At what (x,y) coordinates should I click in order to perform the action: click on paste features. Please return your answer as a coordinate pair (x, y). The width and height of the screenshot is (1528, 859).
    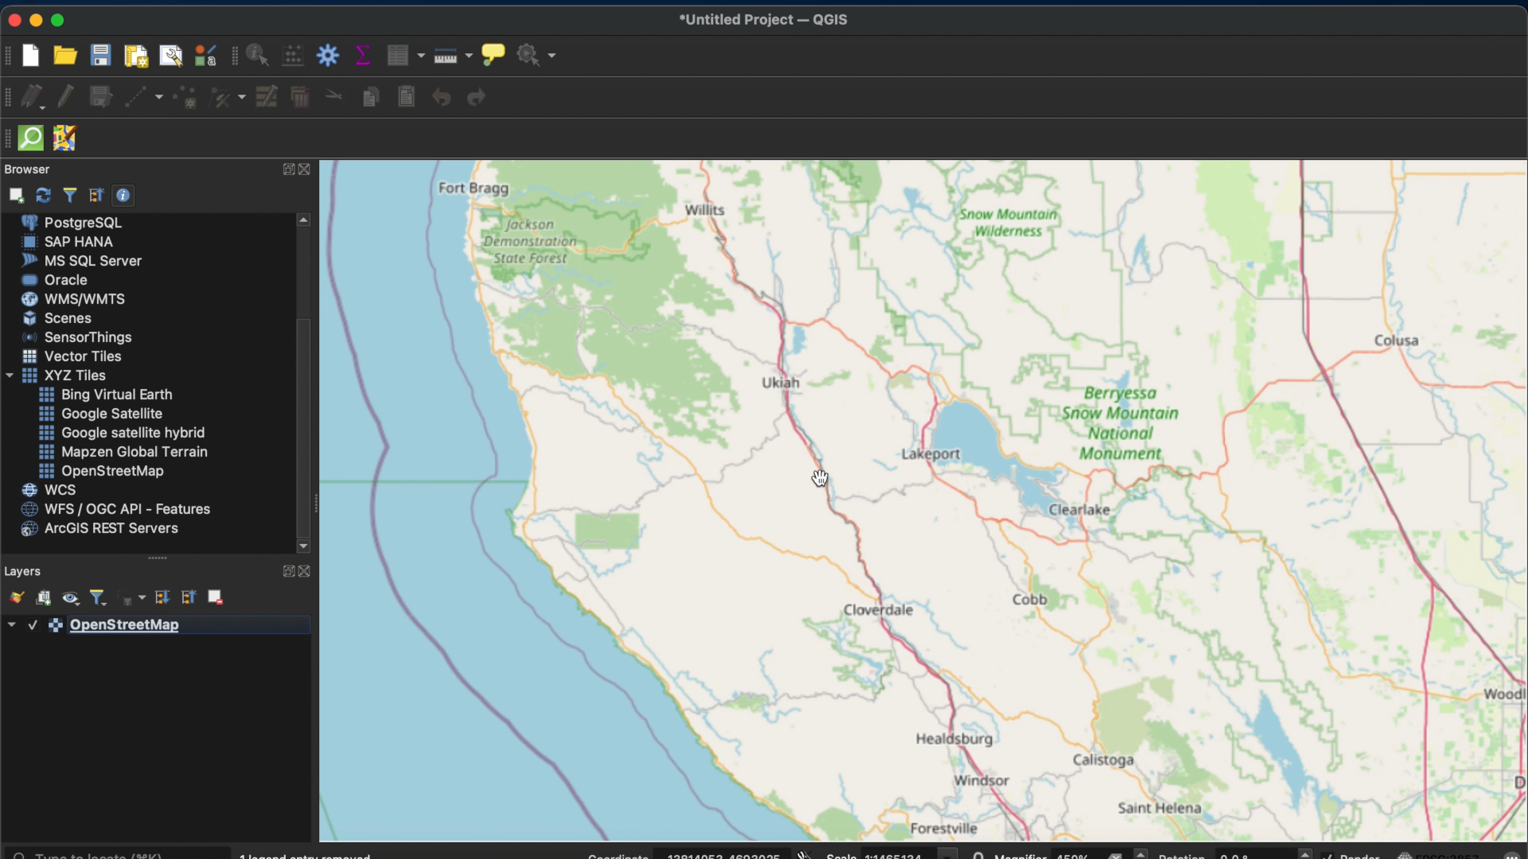
    Looking at the image, I should click on (408, 97).